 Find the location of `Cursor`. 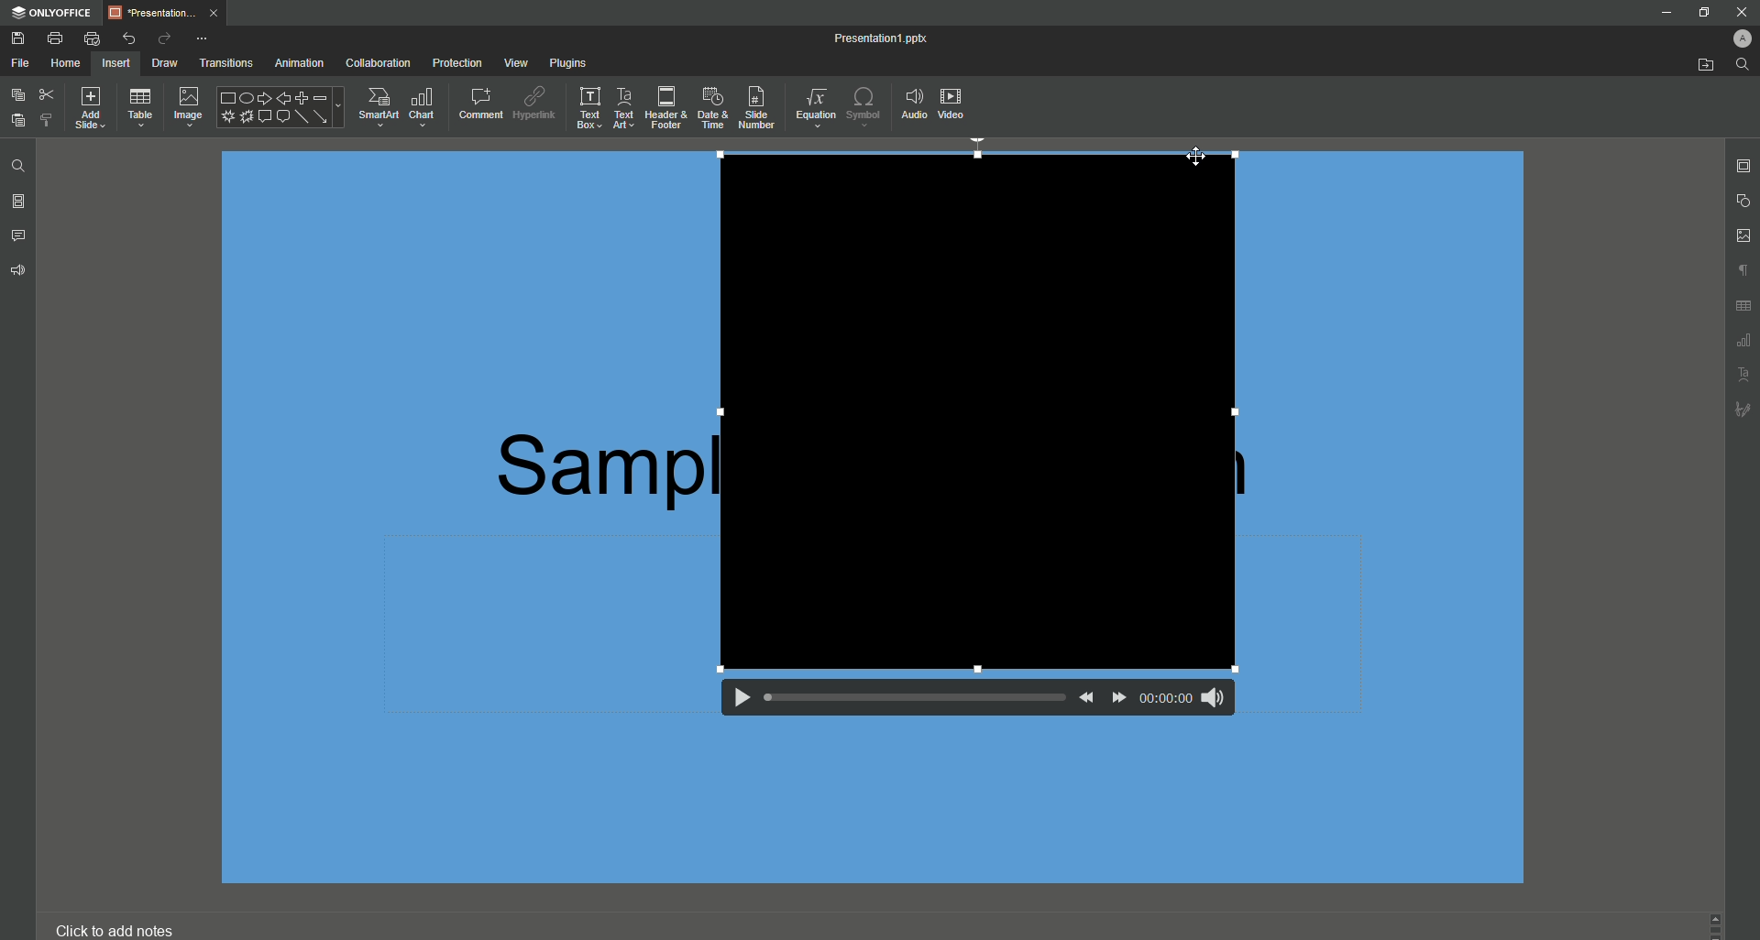

Cursor is located at coordinates (1198, 158).